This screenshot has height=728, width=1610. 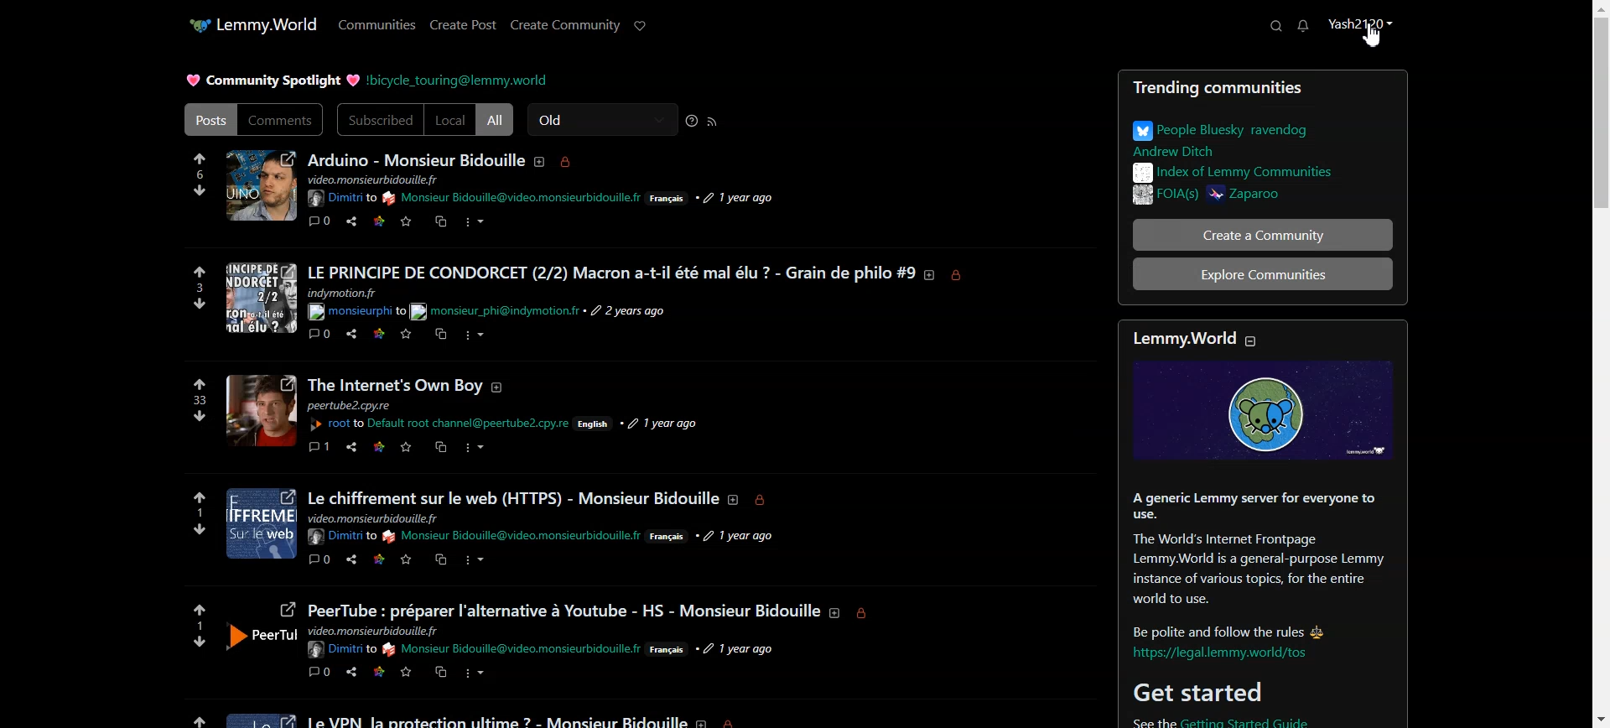 What do you see at coordinates (441, 563) in the screenshot?
I see `copy` at bounding box center [441, 563].